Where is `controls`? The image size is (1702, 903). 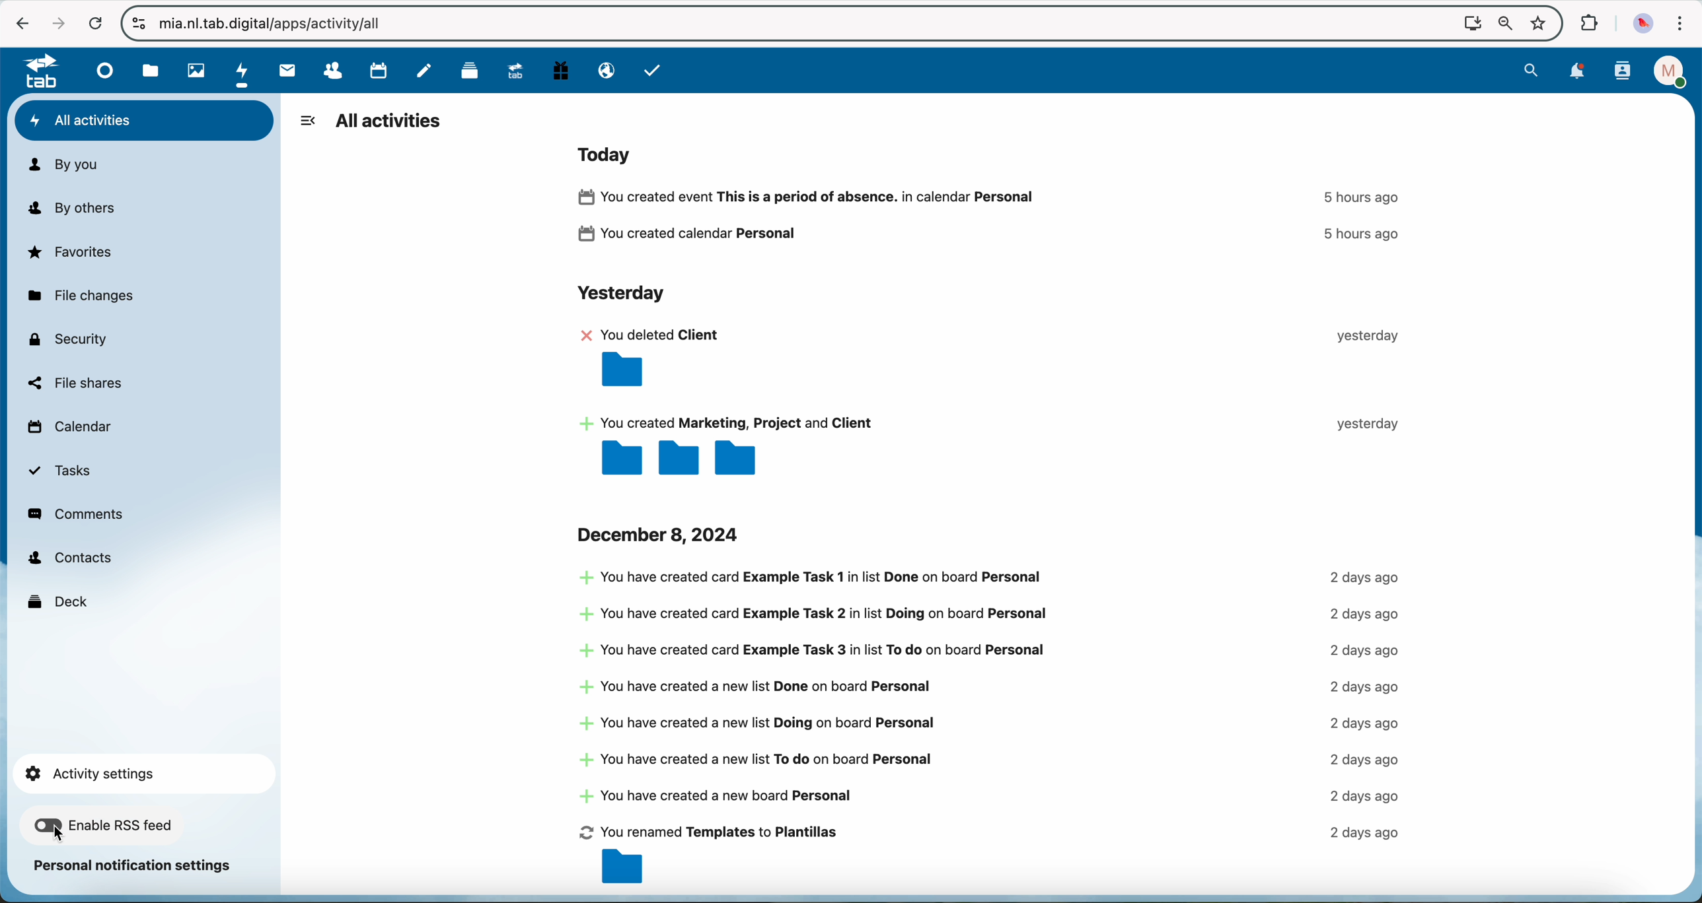
controls is located at coordinates (139, 23).